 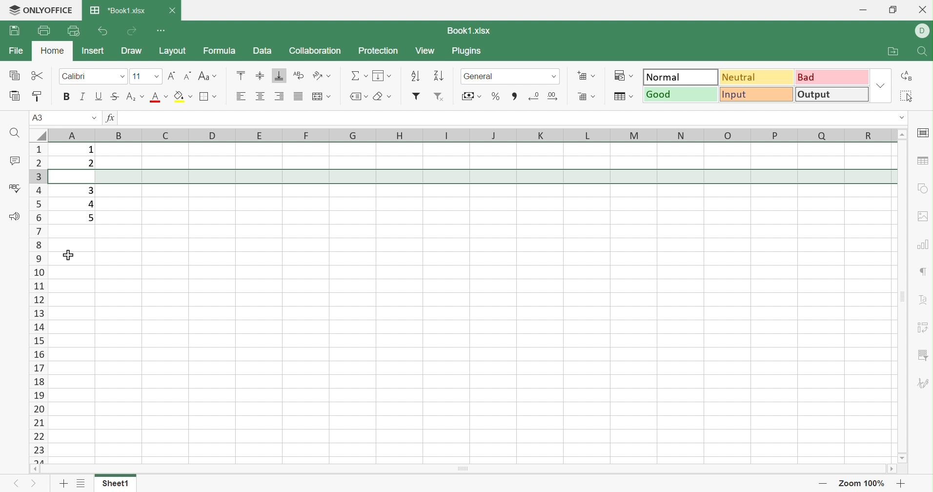 What do you see at coordinates (157, 76) in the screenshot?
I see `Drop Down` at bounding box center [157, 76].